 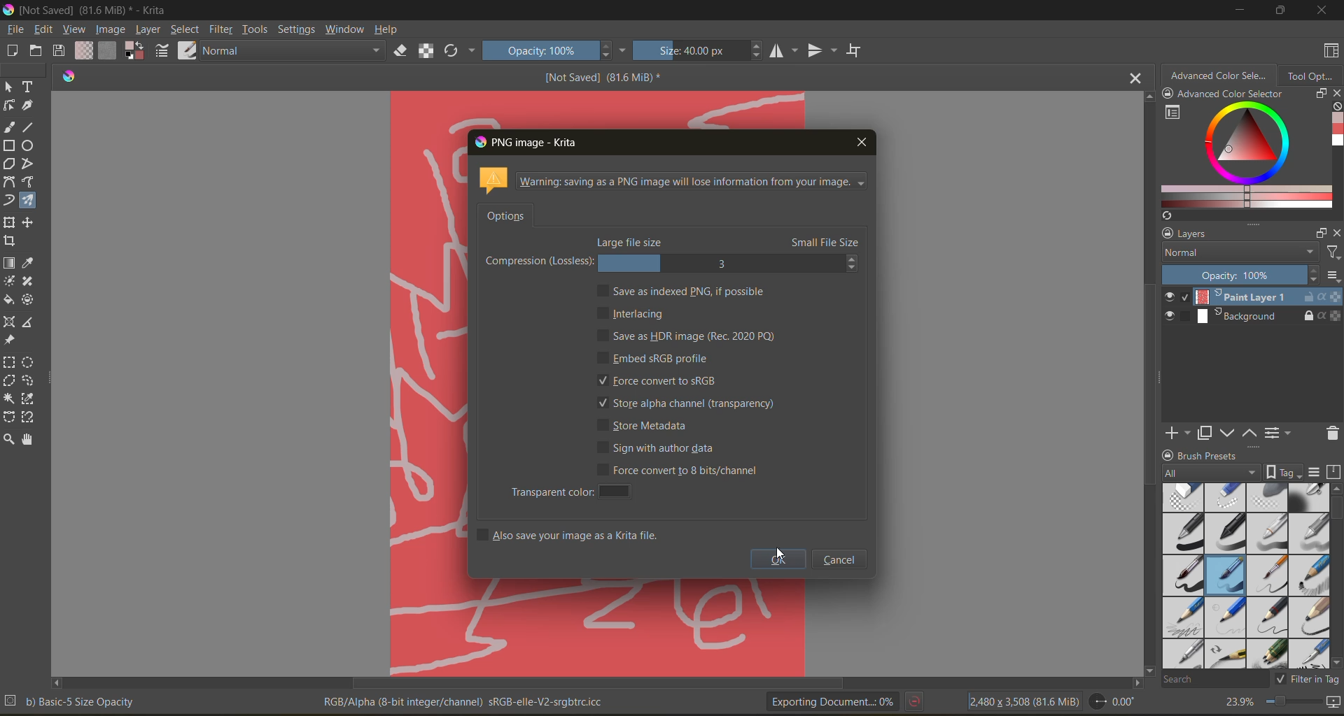 I want to click on tool, so click(x=28, y=147).